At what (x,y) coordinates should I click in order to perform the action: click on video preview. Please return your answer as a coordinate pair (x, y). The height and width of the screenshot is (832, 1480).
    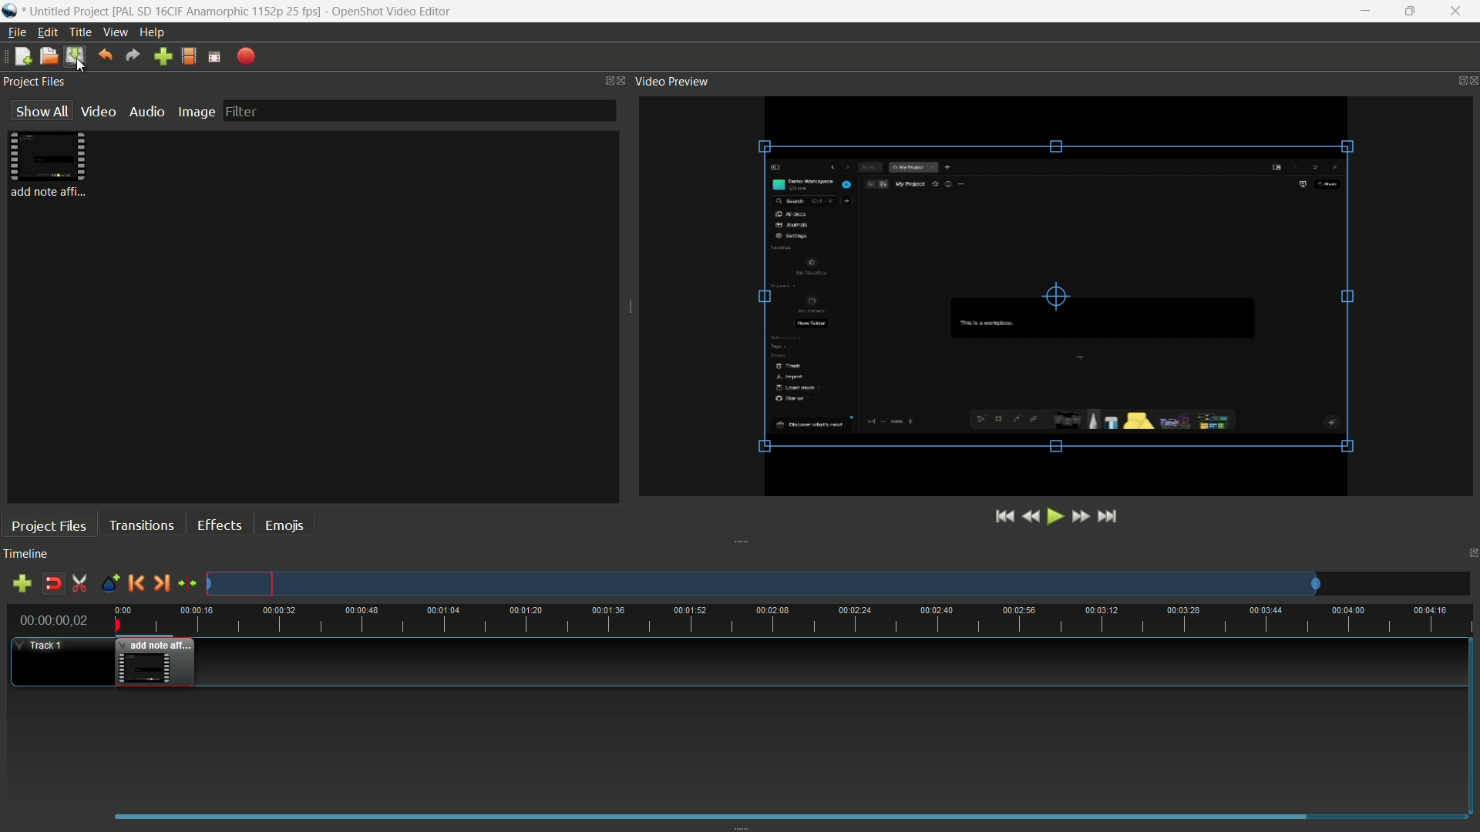
    Looking at the image, I should click on (1056, 295).